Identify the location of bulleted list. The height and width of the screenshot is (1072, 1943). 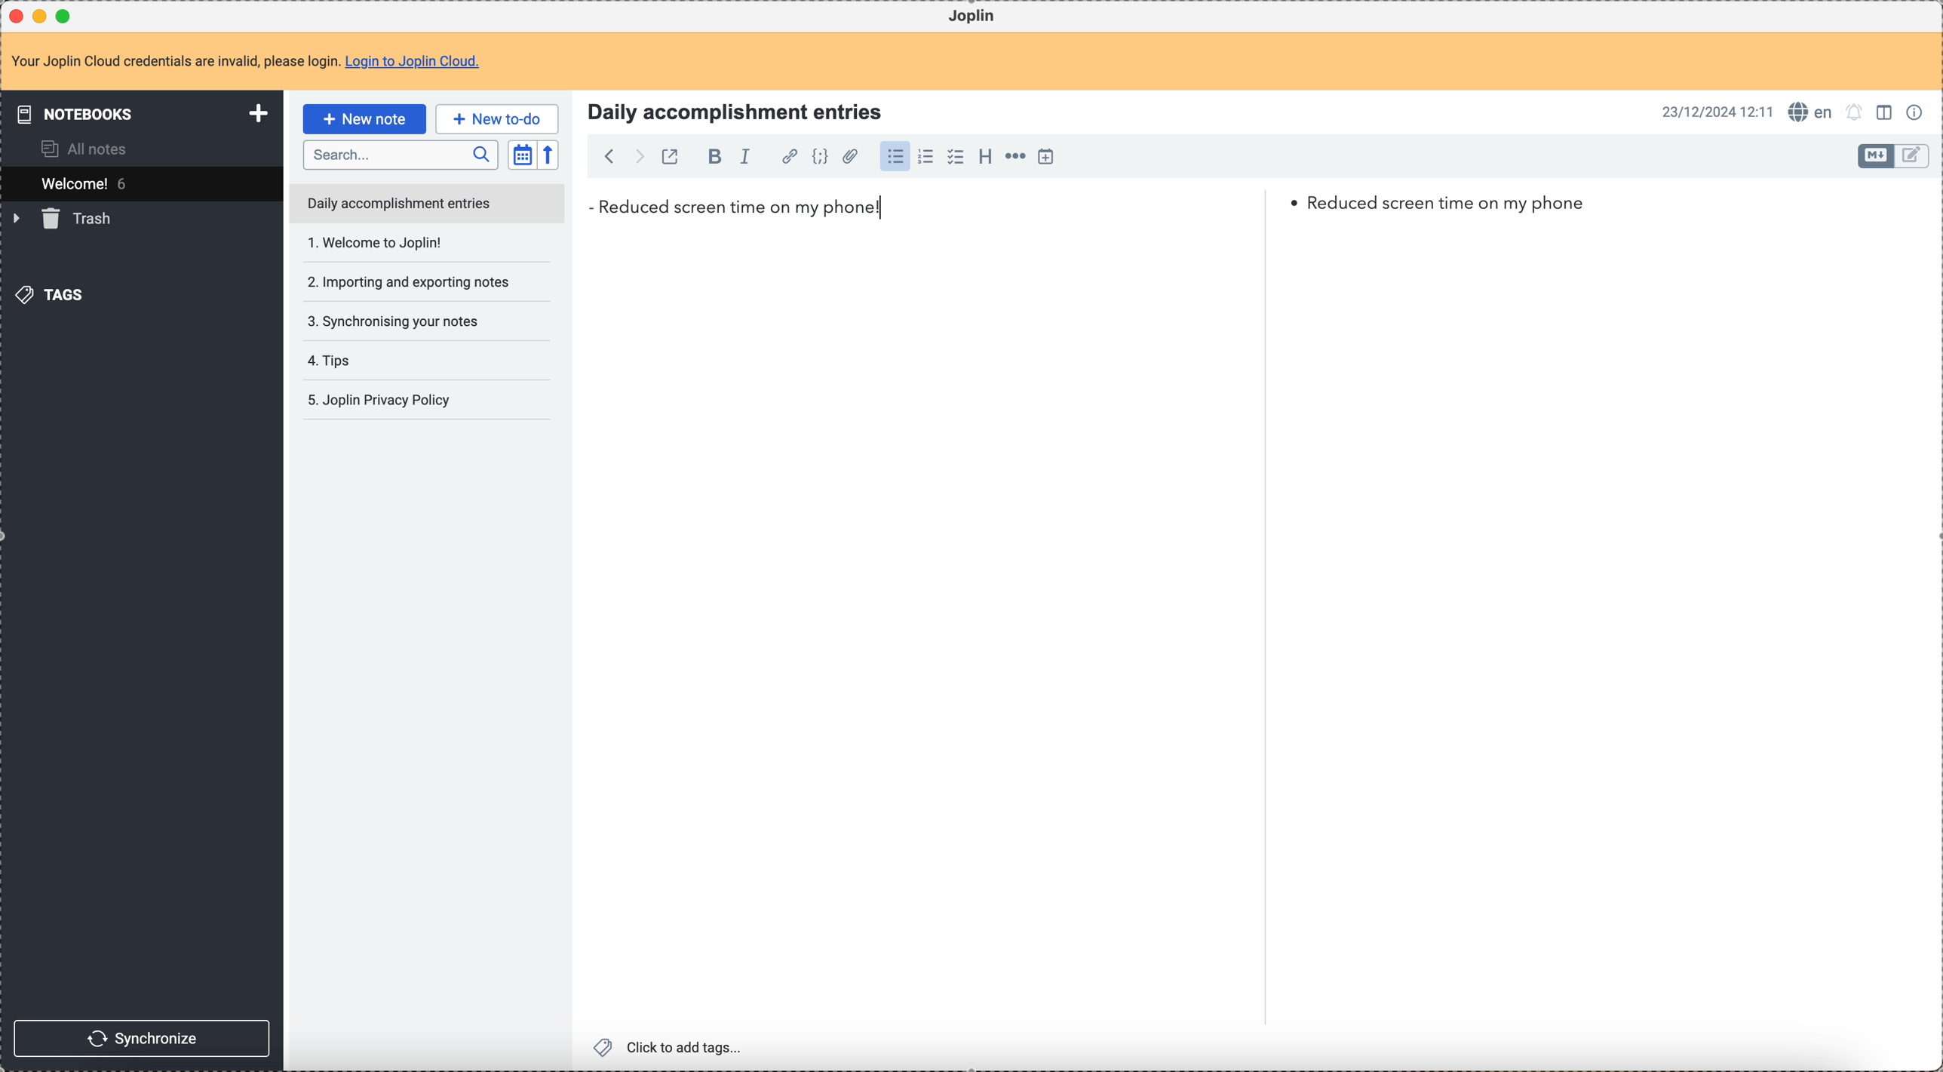
(895, 158).